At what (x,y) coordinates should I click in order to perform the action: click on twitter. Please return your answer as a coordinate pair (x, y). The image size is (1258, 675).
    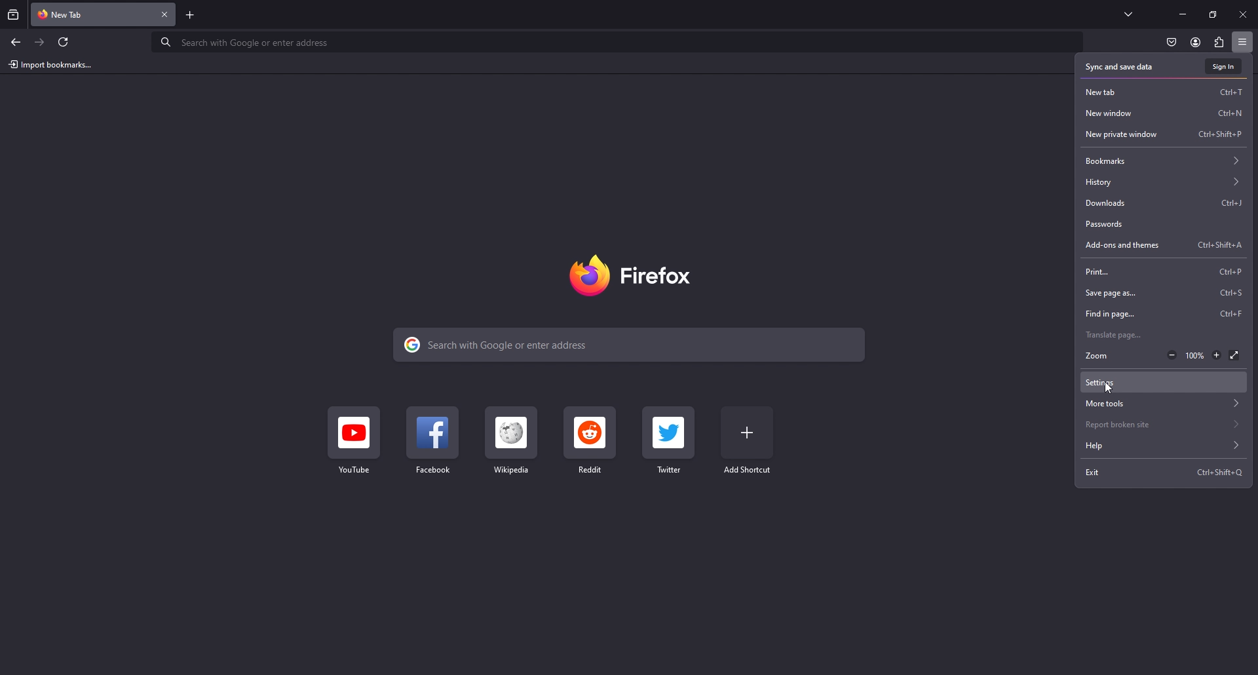
    Looking at the image, I should click on (670, 440).